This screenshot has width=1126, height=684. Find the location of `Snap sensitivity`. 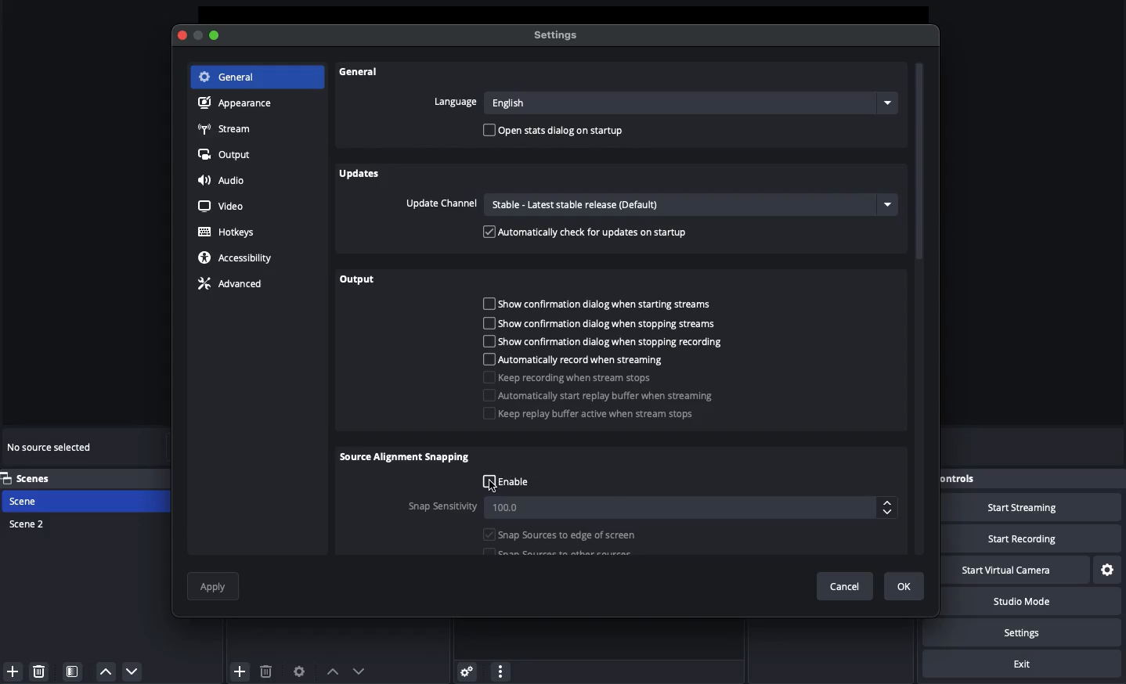

Snap sensitivity is located at coordinates (651, 508).